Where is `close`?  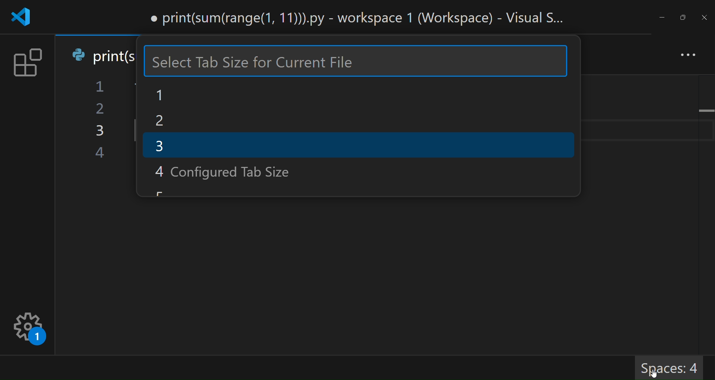
close is located at coordinates (705, 17).